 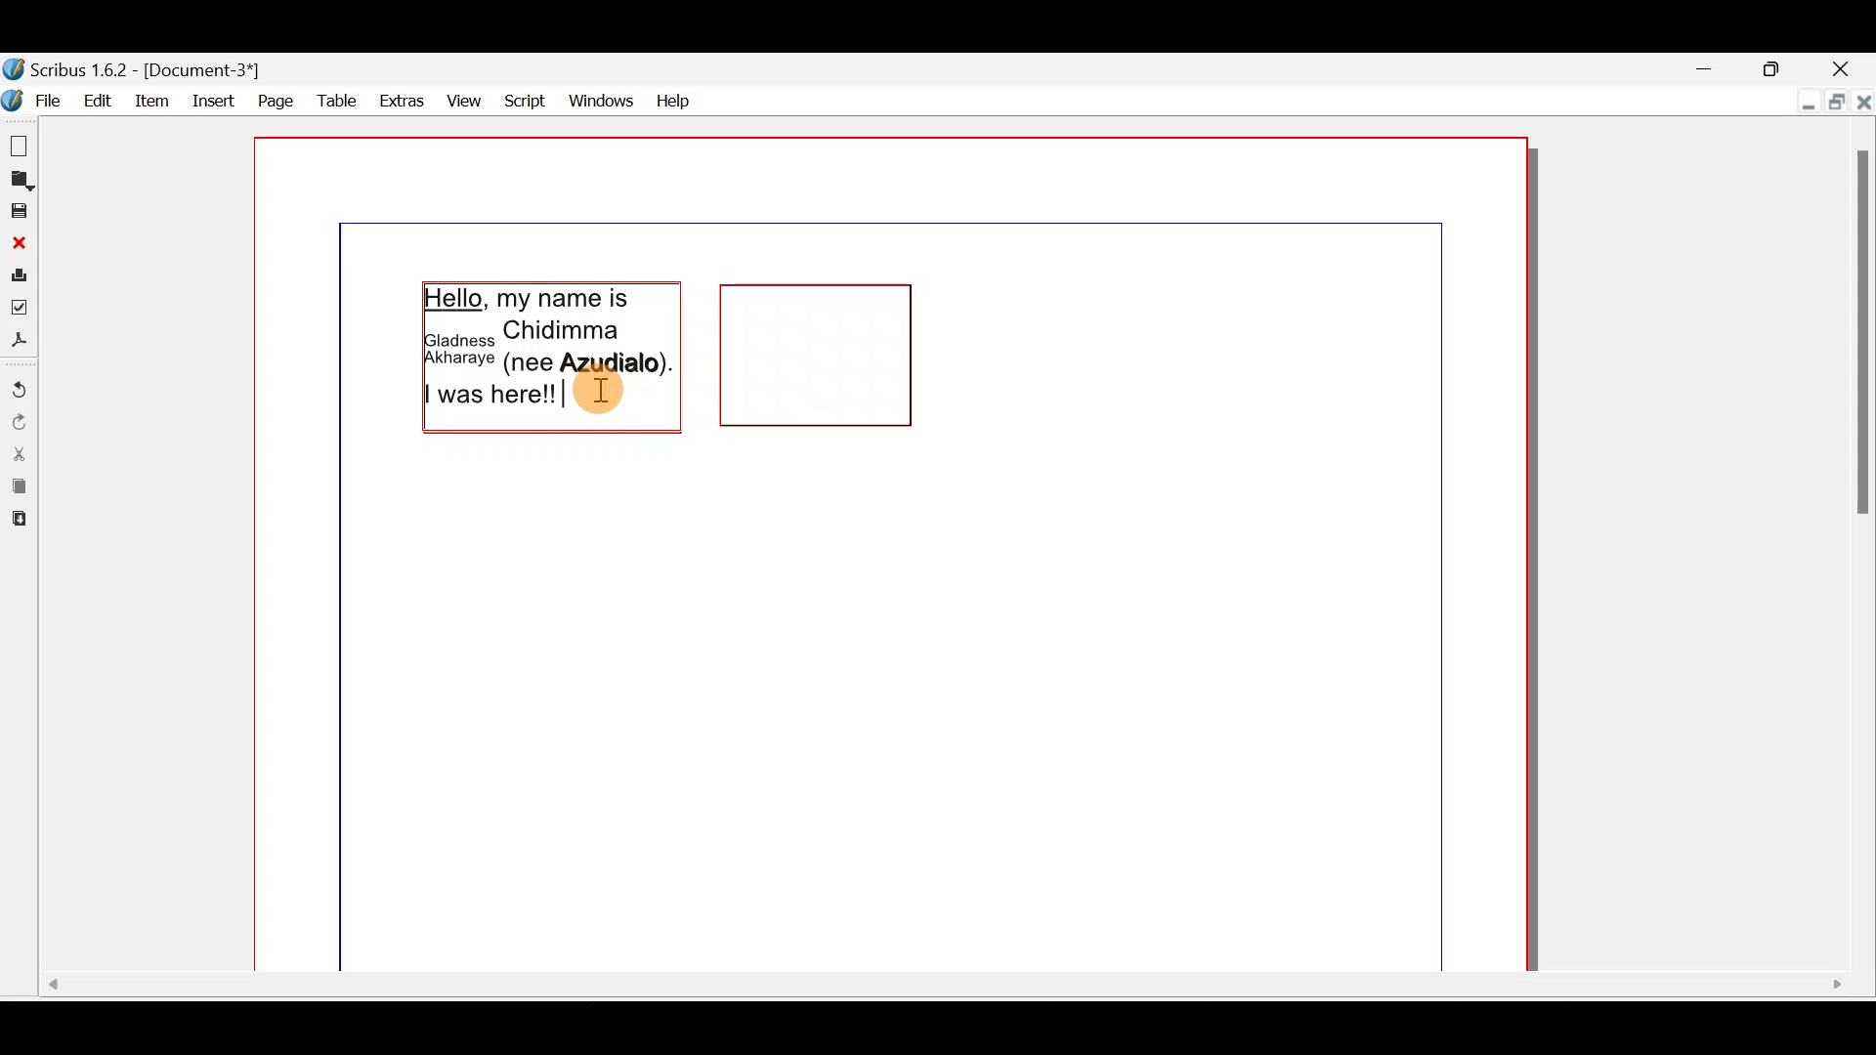 What do you see at coordinates (210, 98) in the screenshot?
I see `Insert` at bounding box center [210, 98].